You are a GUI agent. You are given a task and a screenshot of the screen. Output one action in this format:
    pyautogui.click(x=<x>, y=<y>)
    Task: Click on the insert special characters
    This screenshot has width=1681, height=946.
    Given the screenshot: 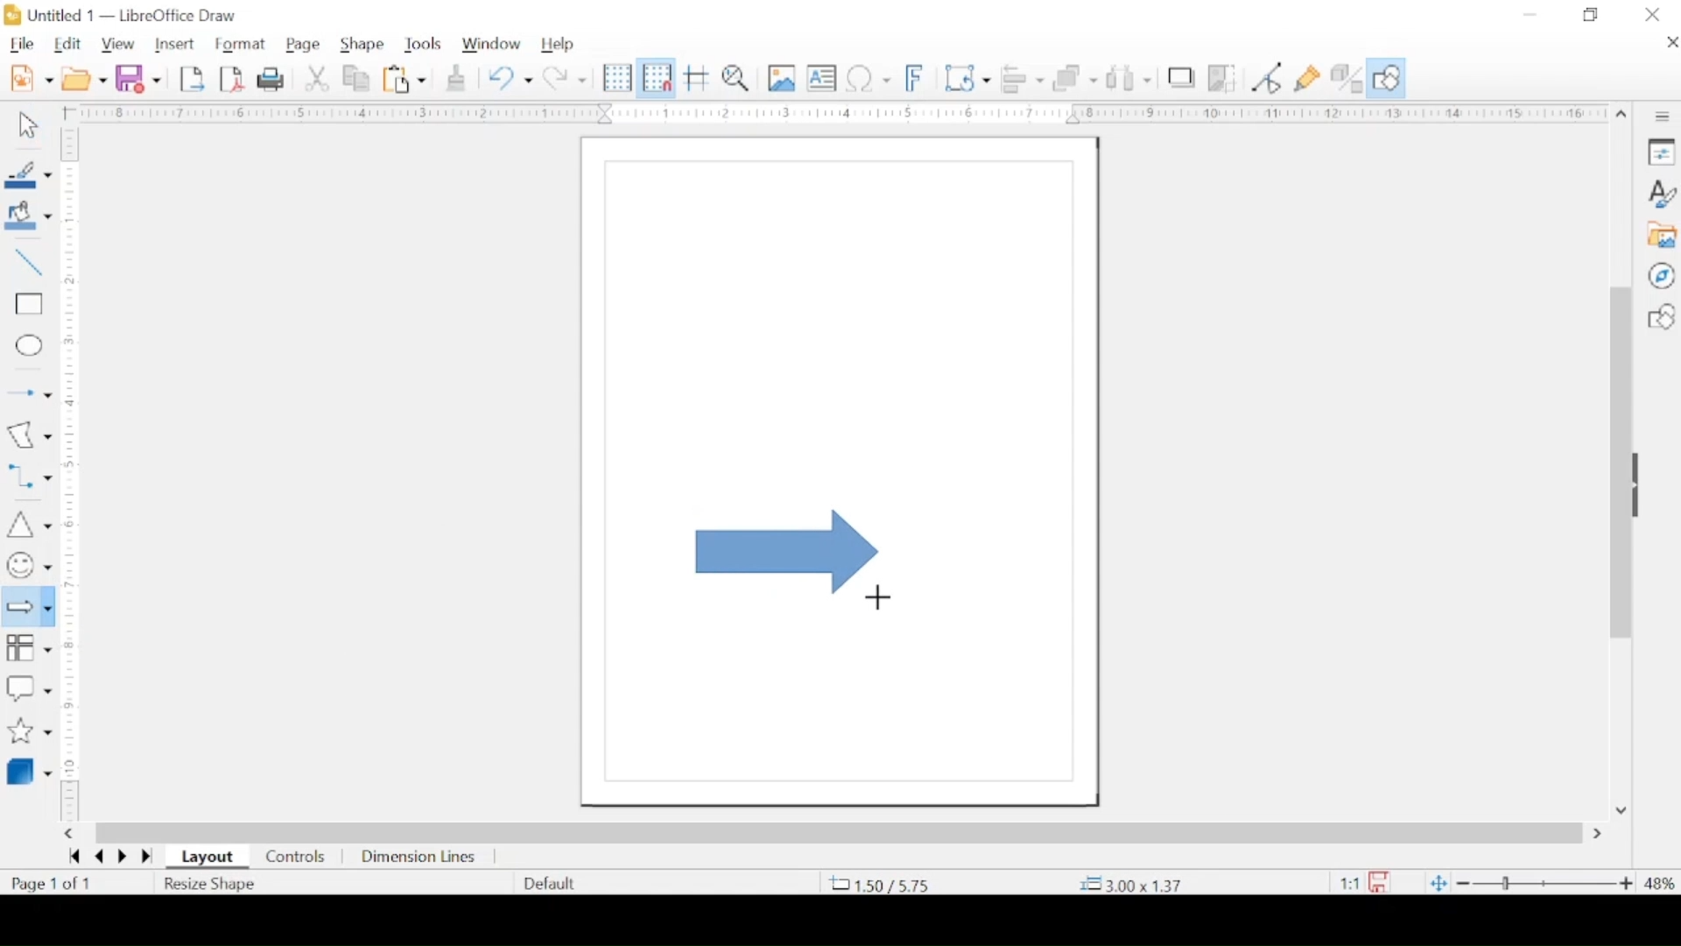 What is the action you would take?
    pyautogui.click(x=869, y=78)
    